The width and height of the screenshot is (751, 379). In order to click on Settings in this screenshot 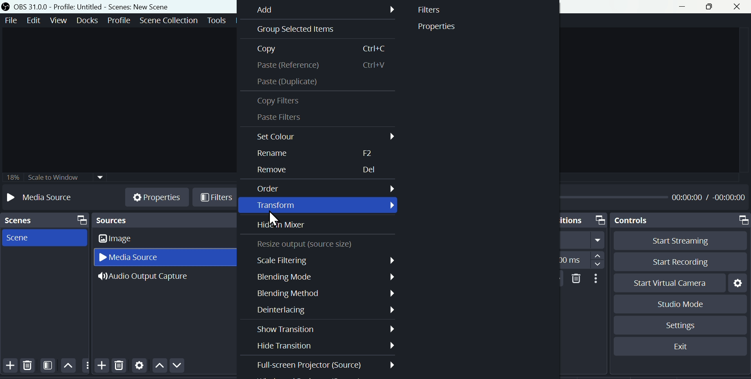, I will do `click(681, 325)`.